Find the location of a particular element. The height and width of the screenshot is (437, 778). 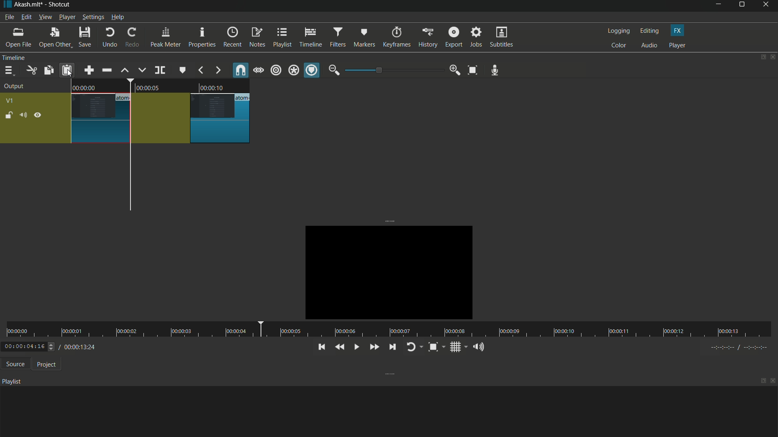

skip to the next point is located at coordinates (391, 346).